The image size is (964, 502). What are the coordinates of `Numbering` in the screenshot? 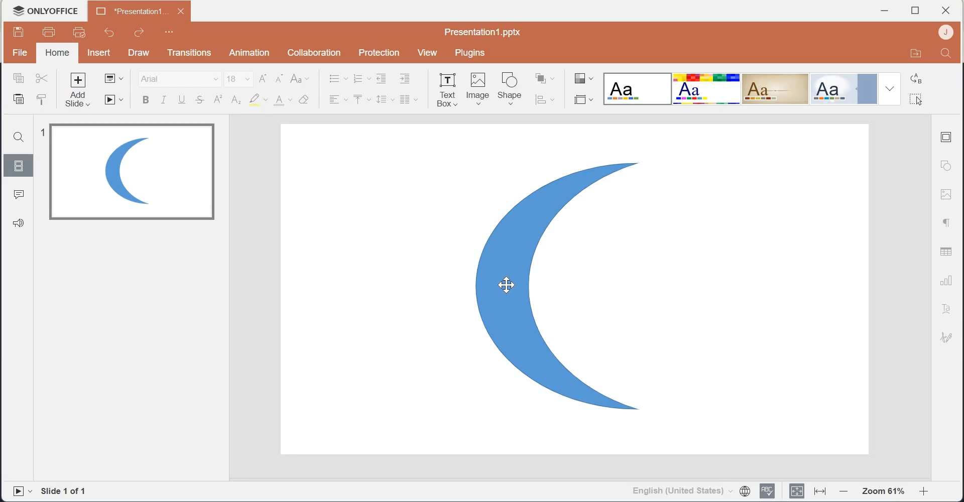 It's located at (361, 78).